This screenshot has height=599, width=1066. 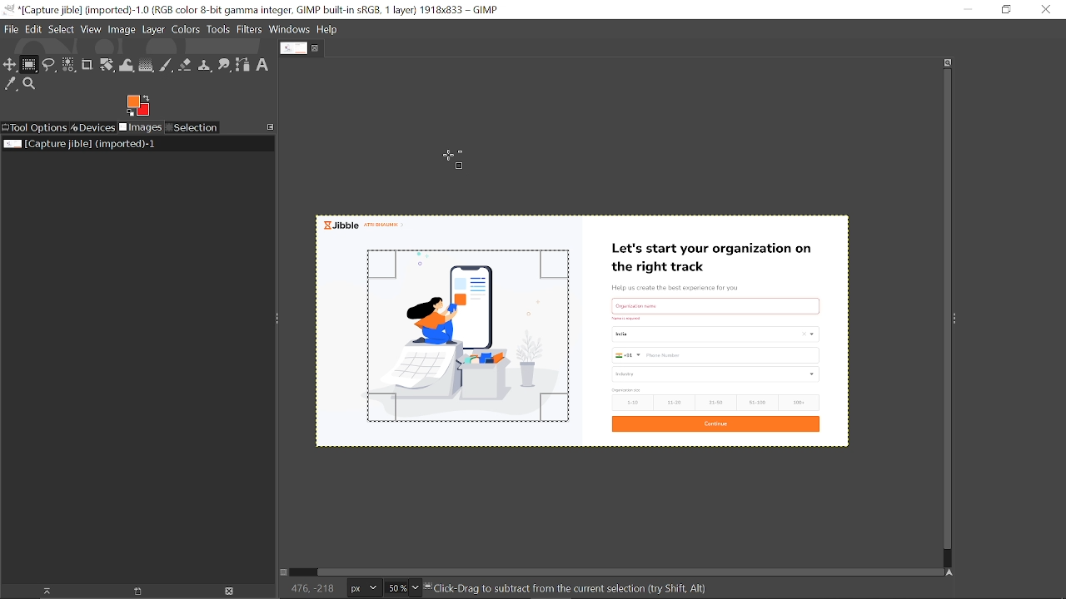 I want to click on Country, so click(x=714, y=336).